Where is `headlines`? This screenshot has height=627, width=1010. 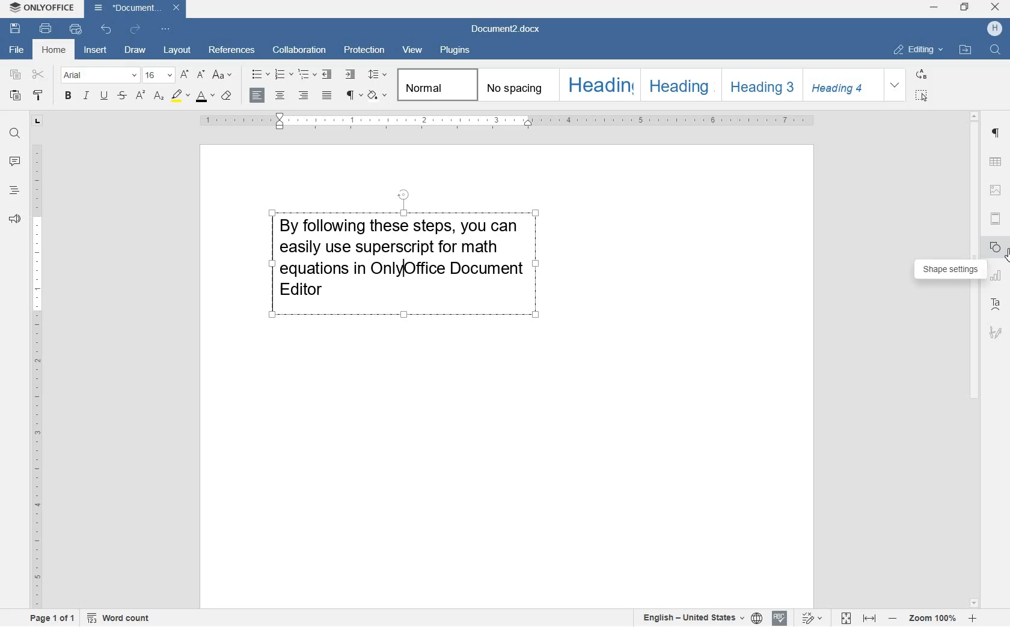
headlines is located at coordinates (14, 193).